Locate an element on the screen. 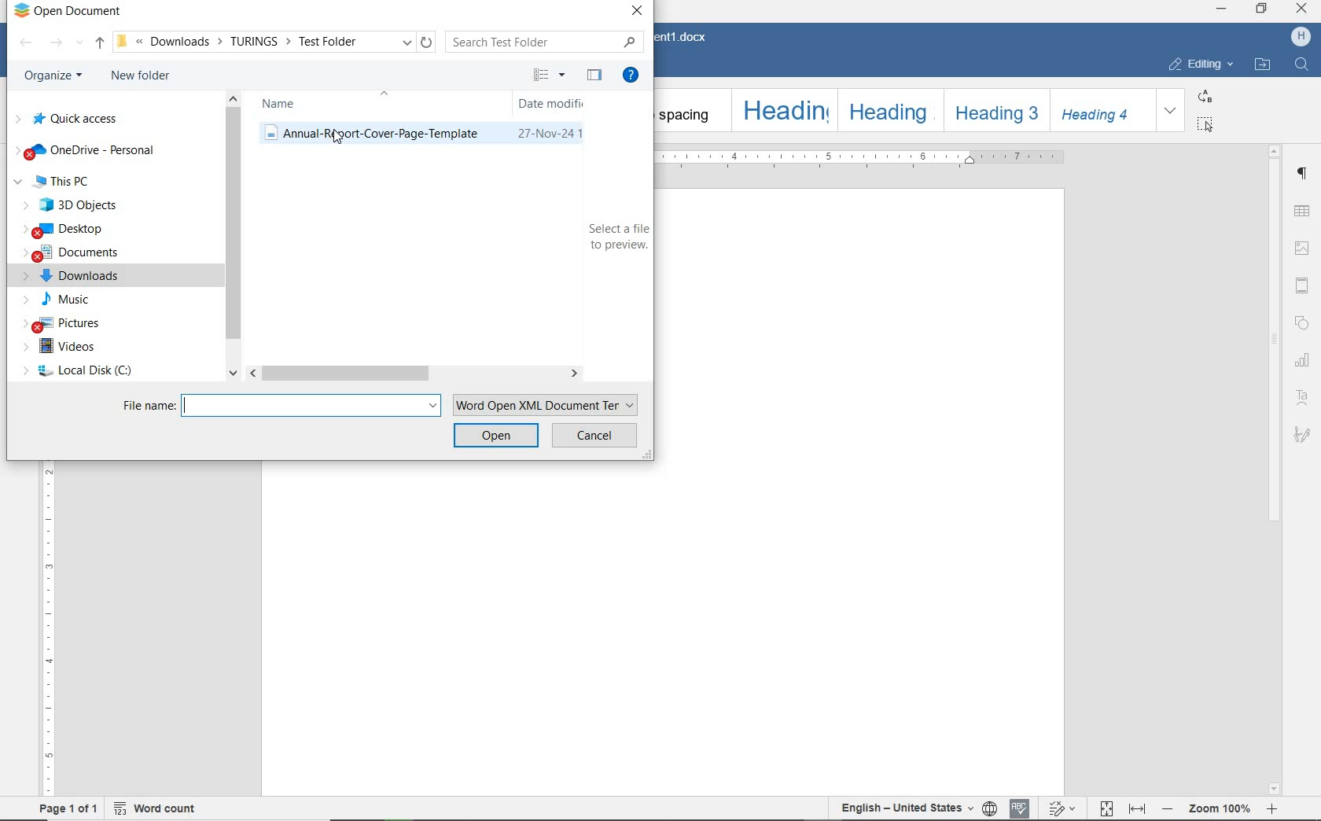  pictures is located at coordinates (74, 324).